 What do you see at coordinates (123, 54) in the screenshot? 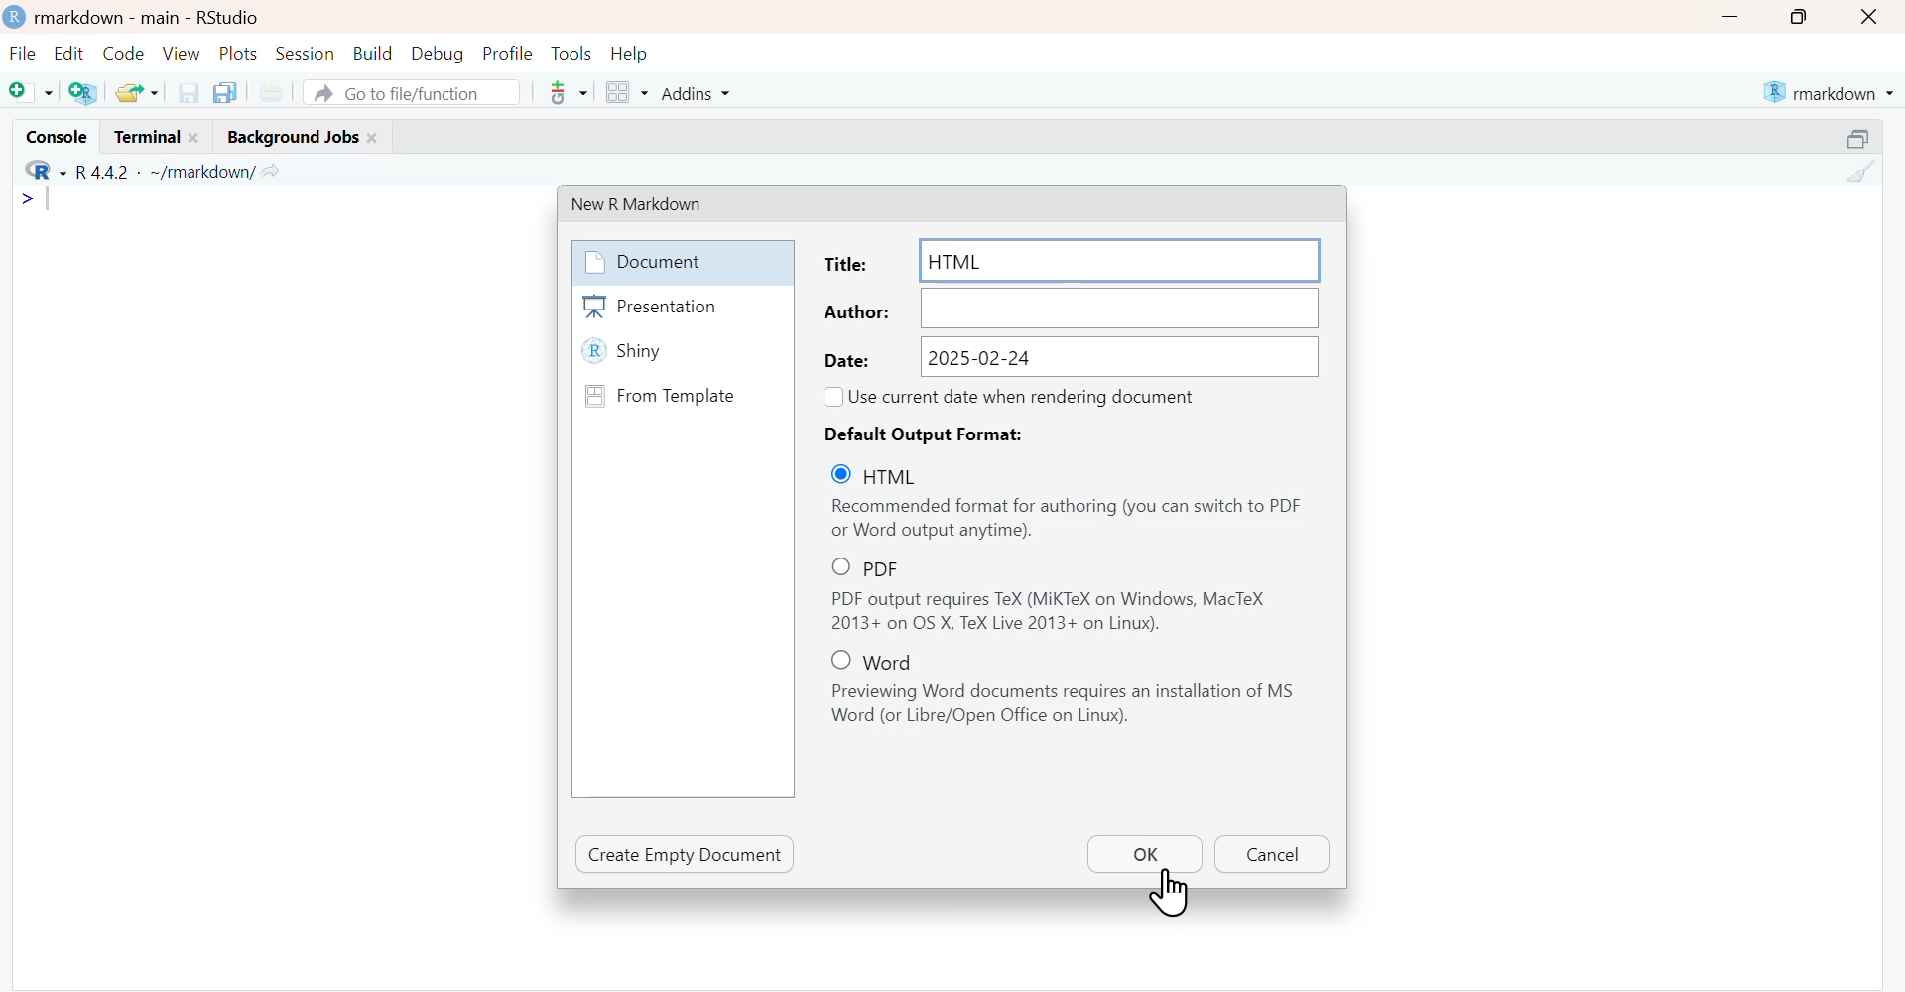
I see `Code` at bounding box center [123, 54].